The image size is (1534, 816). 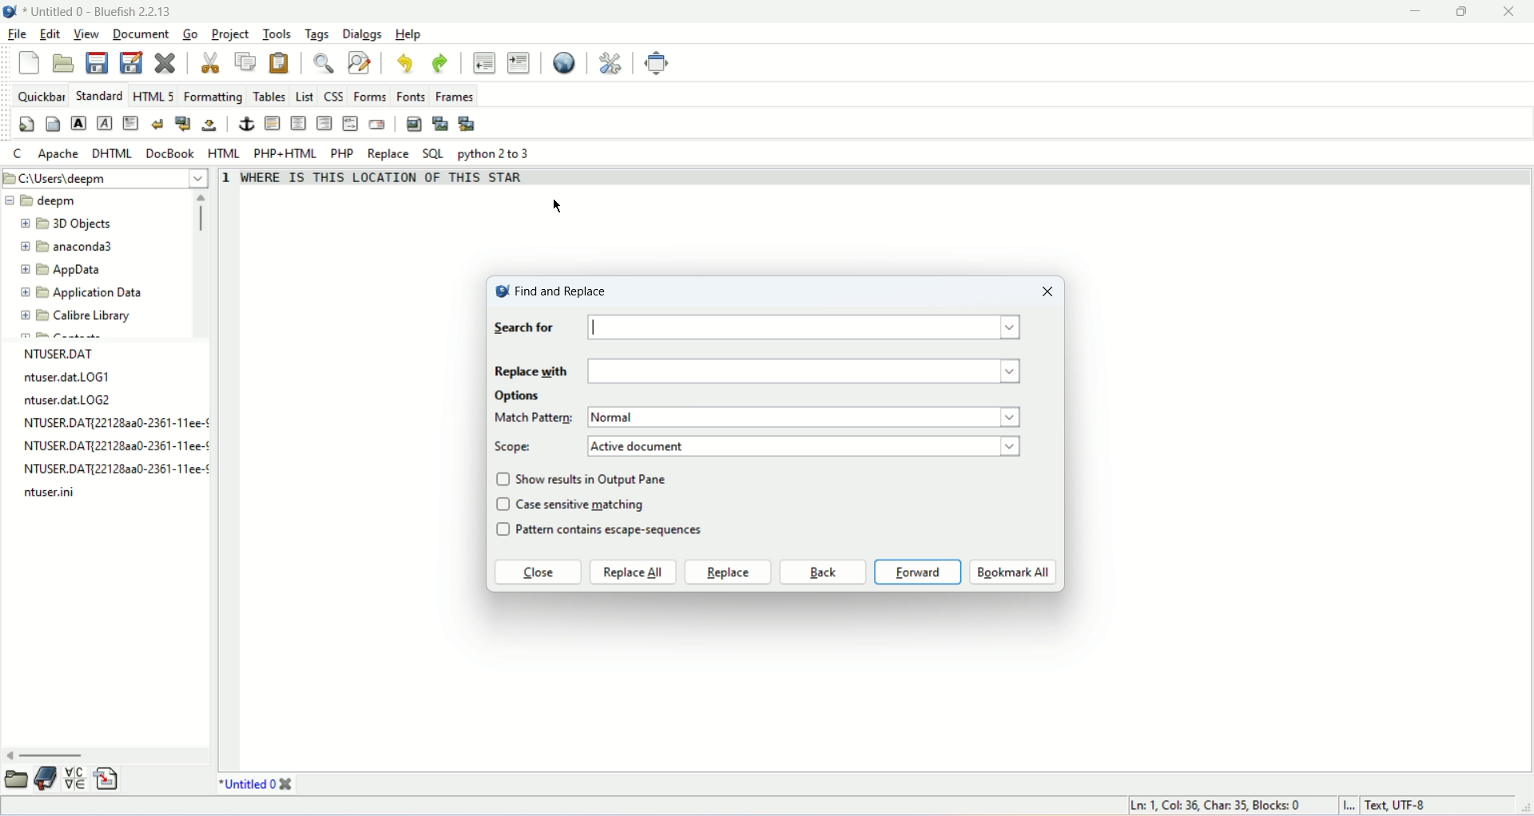 What do you see at coordinates (165, 62) in the screenshot?
I see `close` at bounding box center [165, 62].